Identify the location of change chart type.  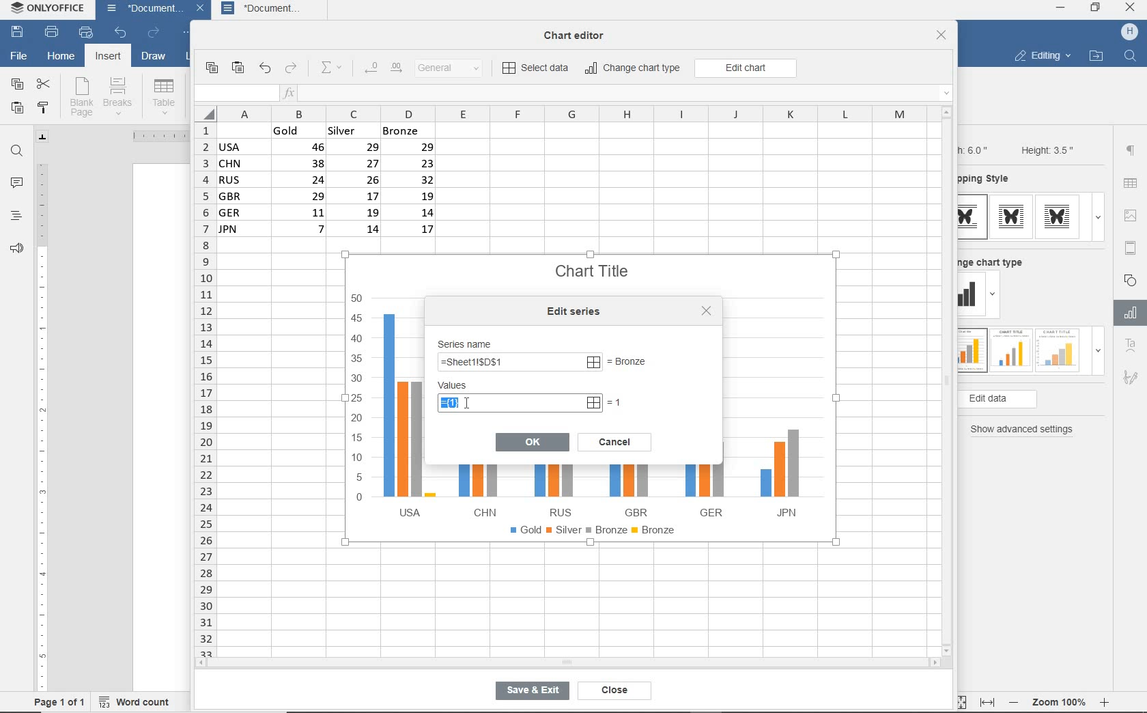
(996, 260).